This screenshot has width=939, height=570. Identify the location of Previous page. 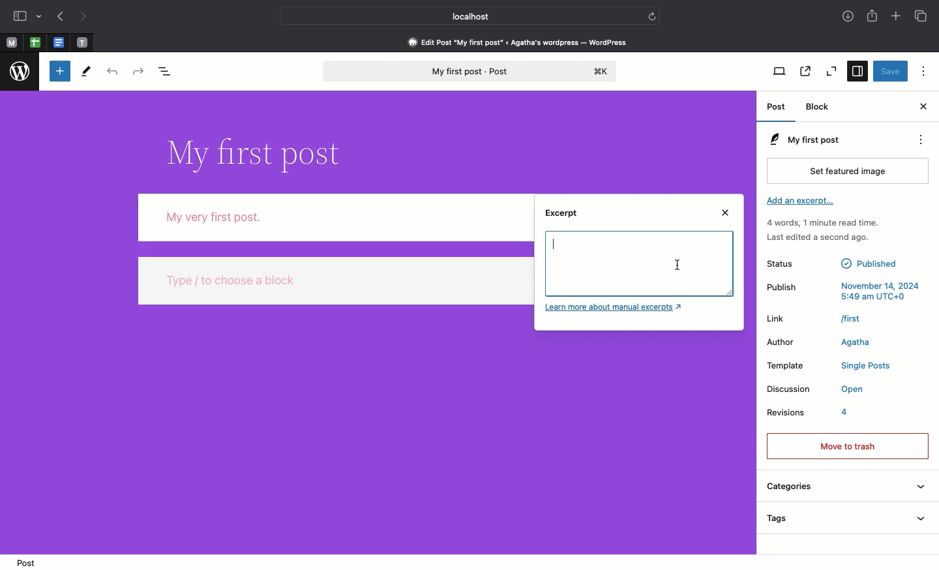
(60, 17).